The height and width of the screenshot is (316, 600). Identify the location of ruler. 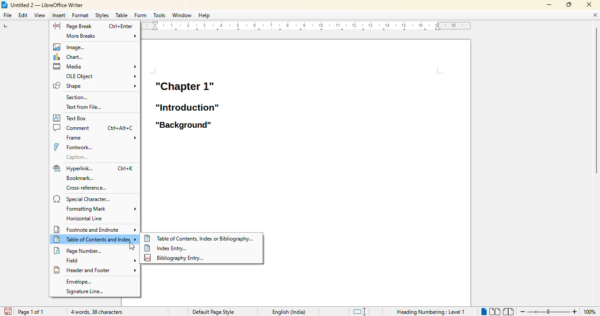
(306, 26).